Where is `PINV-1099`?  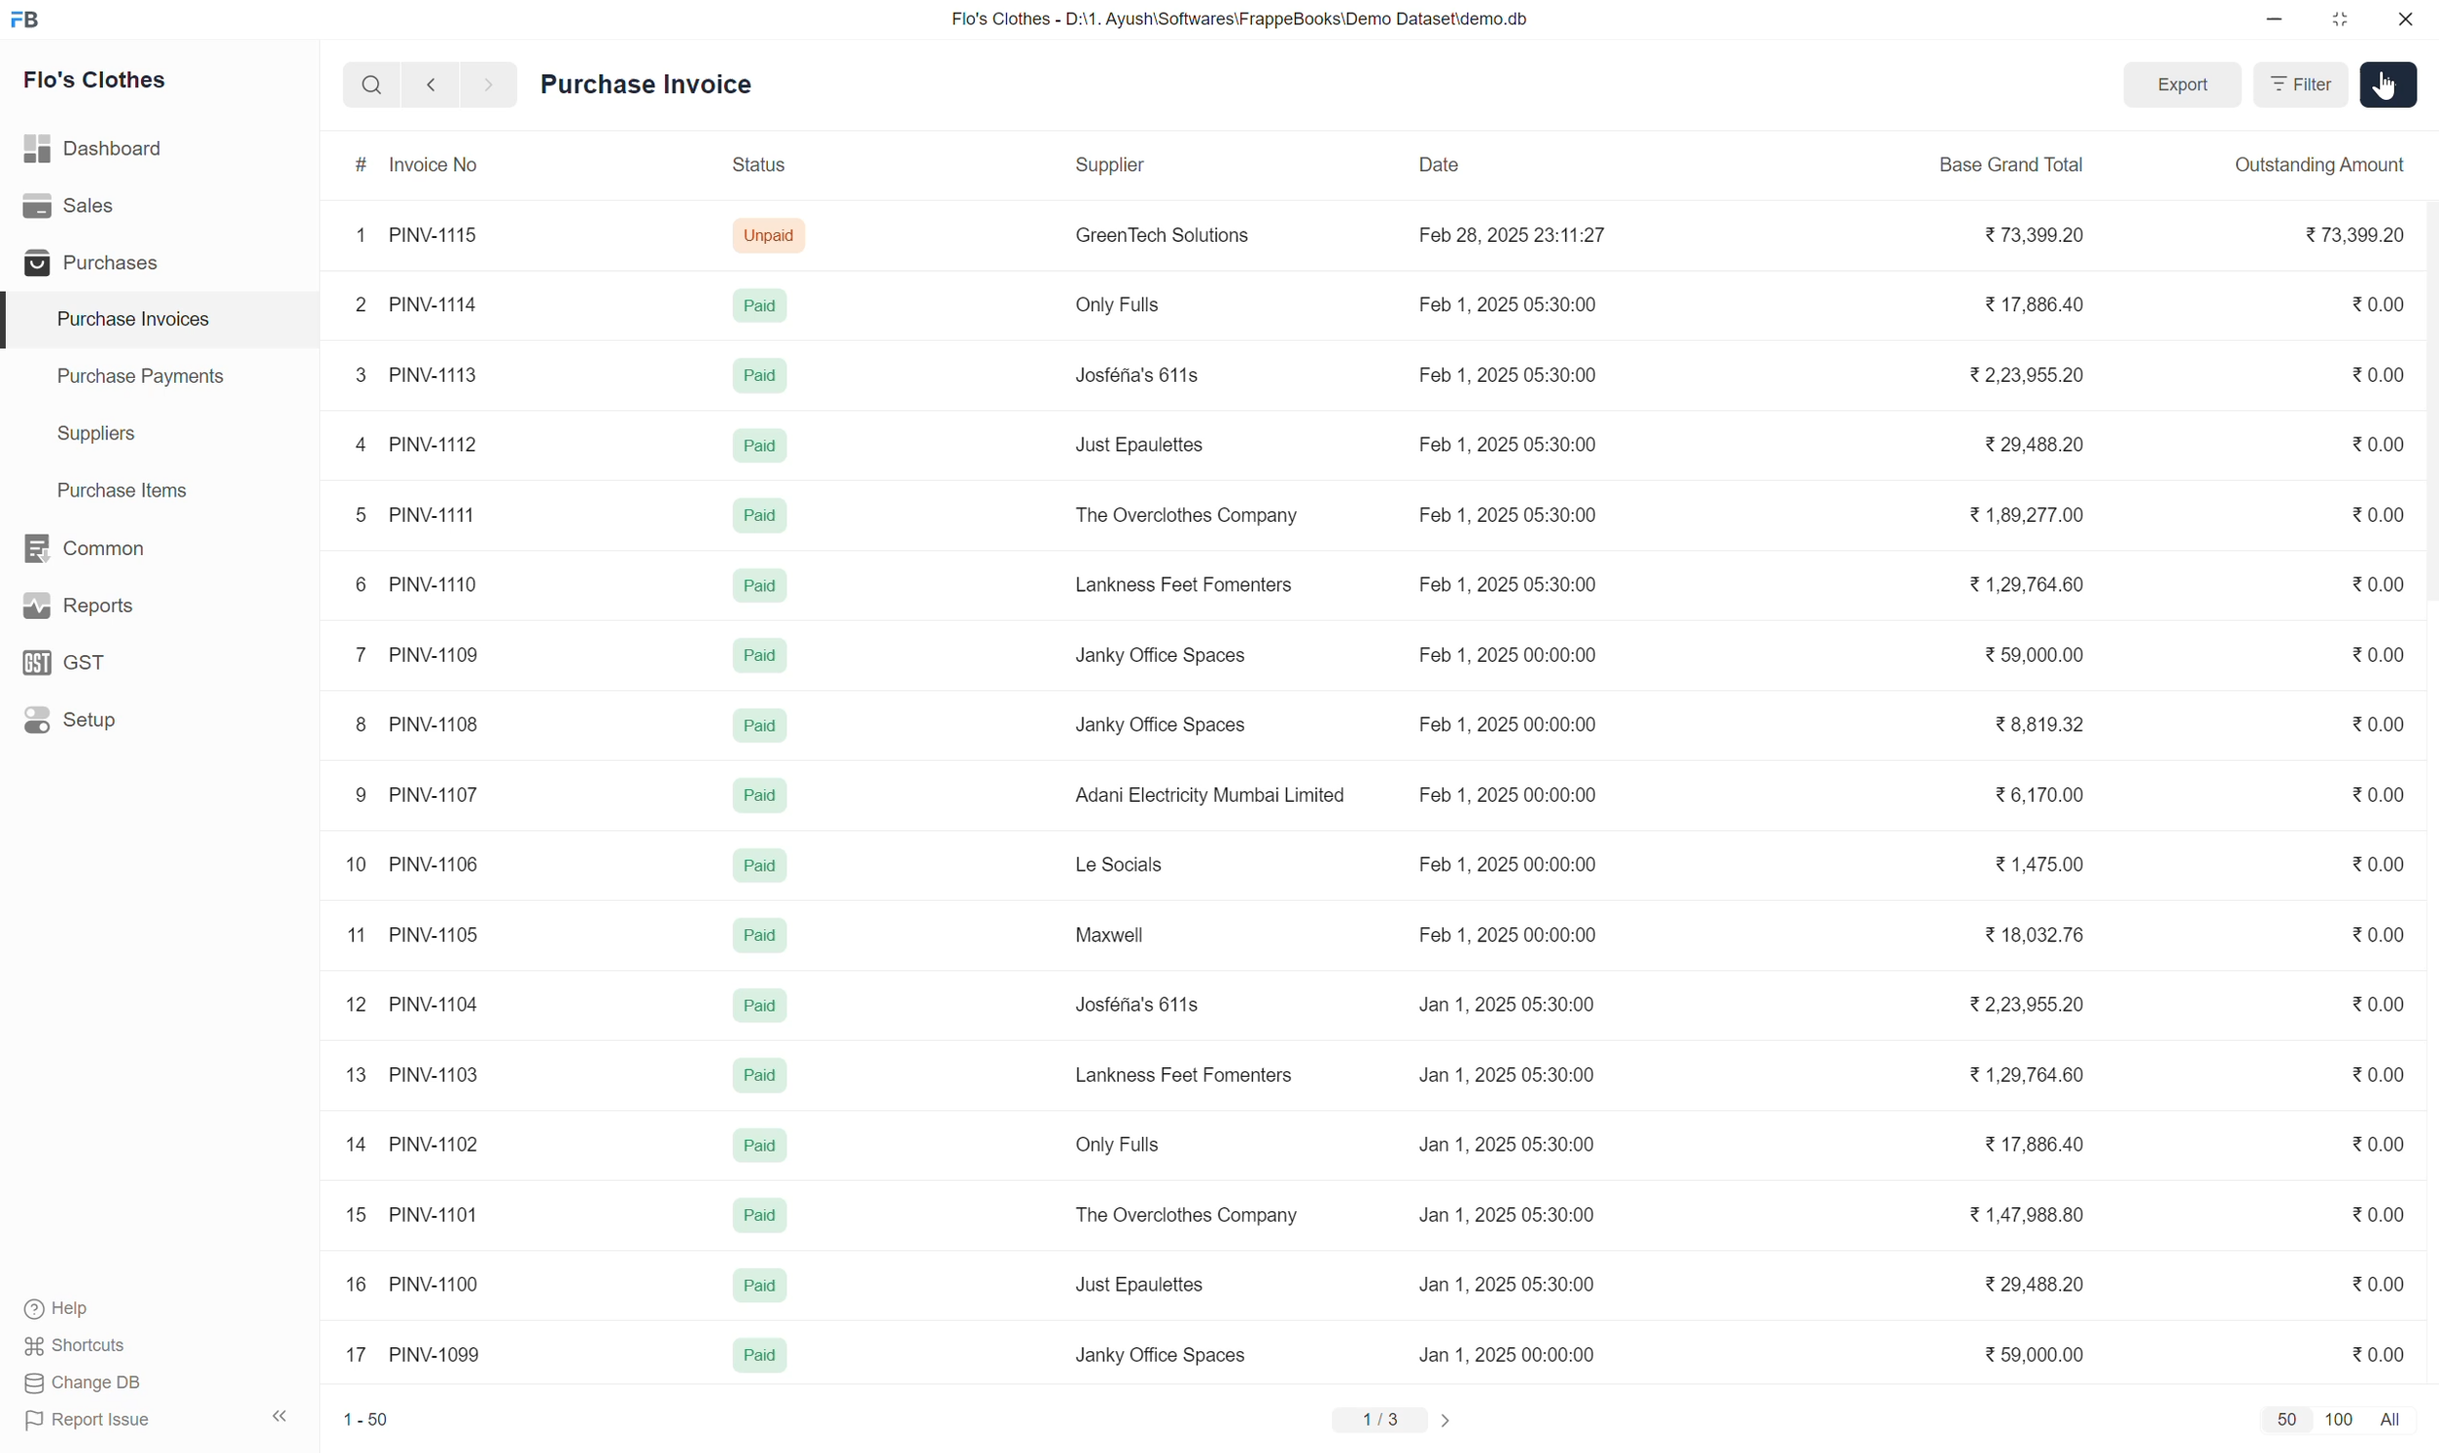
PINV-1099 is located at coordinates (447, 1352).